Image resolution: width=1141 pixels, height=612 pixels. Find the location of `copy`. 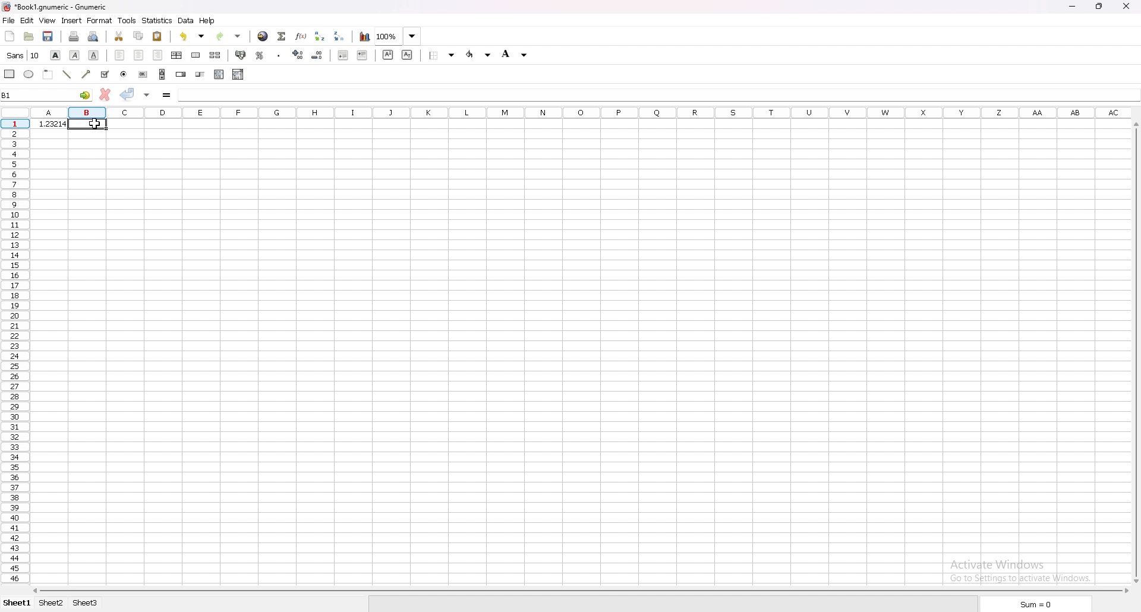

copy is located at coordinates (138, 36).